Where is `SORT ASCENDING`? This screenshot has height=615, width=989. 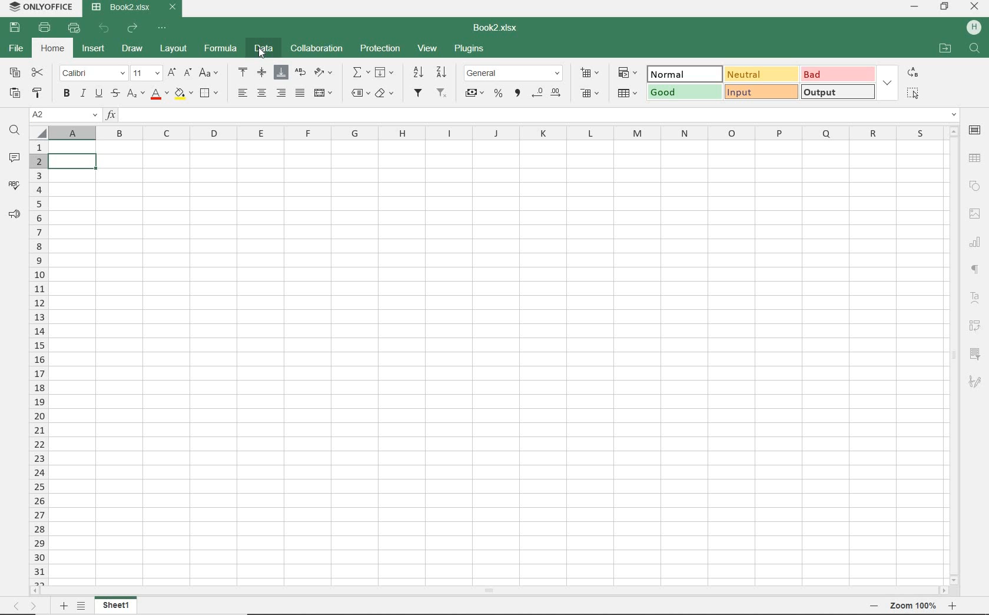 SORT ASCENDING is located at coordinates (417, 72).